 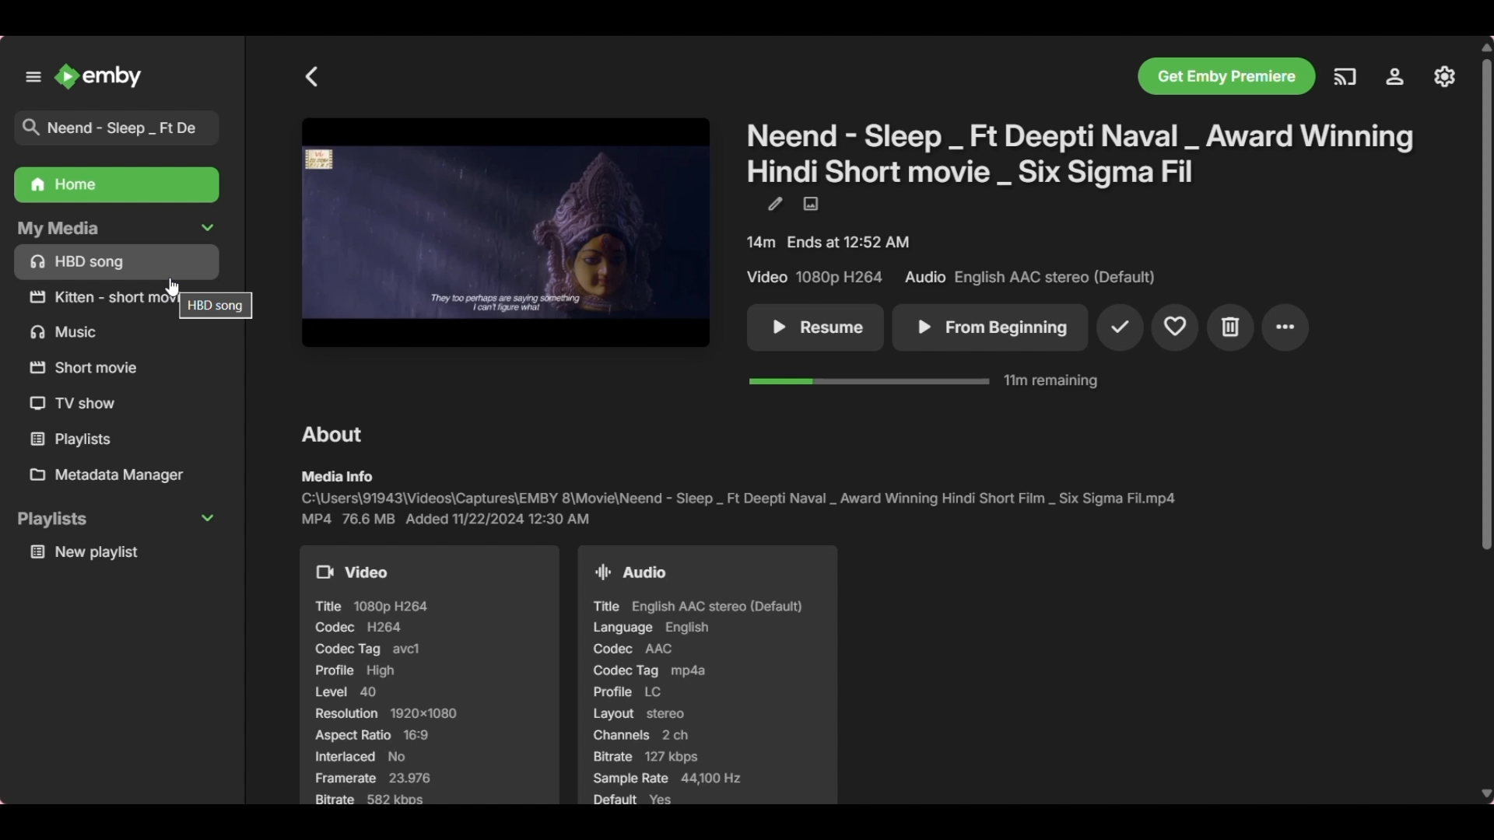 What do you see at coordinates (313, 76) in the screenshot?
I see `Go back` at bounding box center [313, 76].